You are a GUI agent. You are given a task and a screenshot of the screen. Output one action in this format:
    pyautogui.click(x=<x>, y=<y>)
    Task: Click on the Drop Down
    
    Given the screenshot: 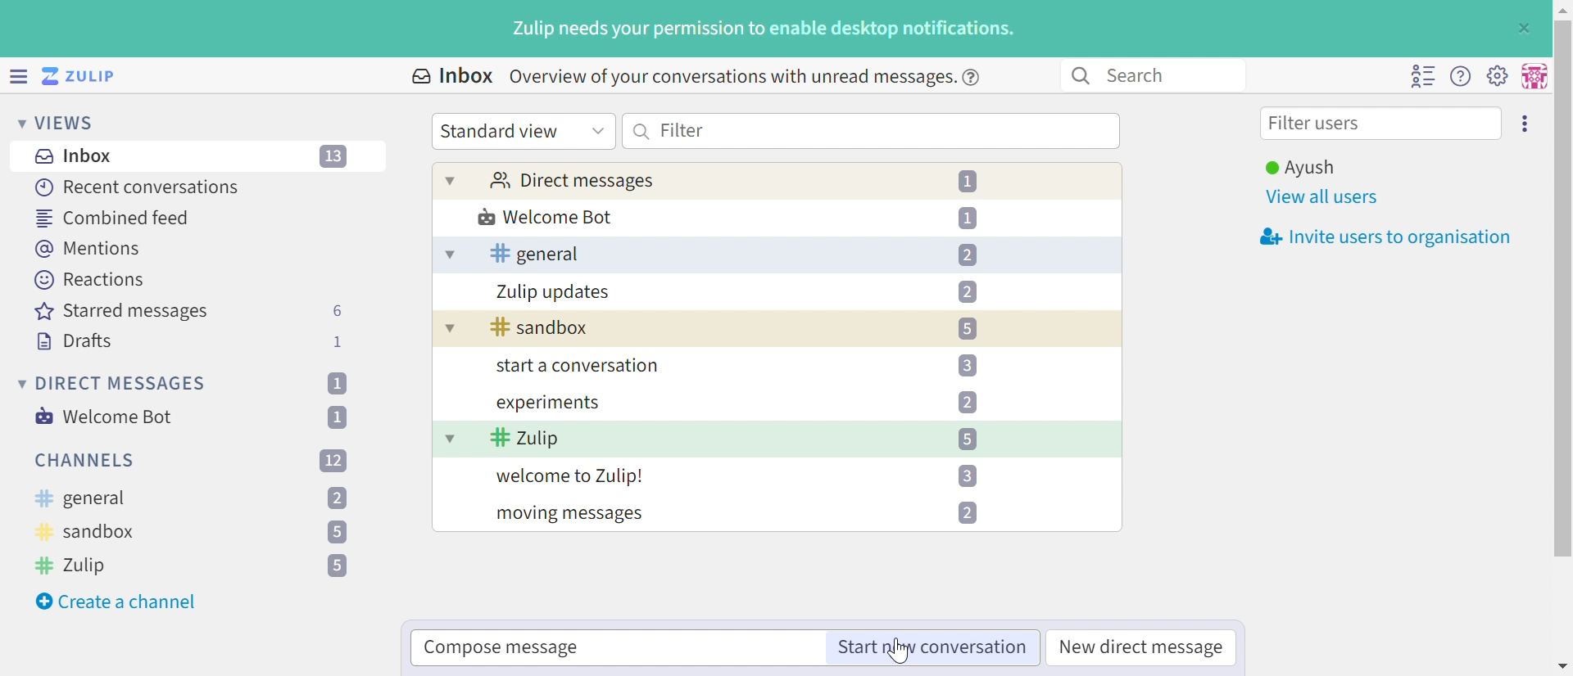 What is the action you would take?
    pyautogui.click(x=19, y=383)
    